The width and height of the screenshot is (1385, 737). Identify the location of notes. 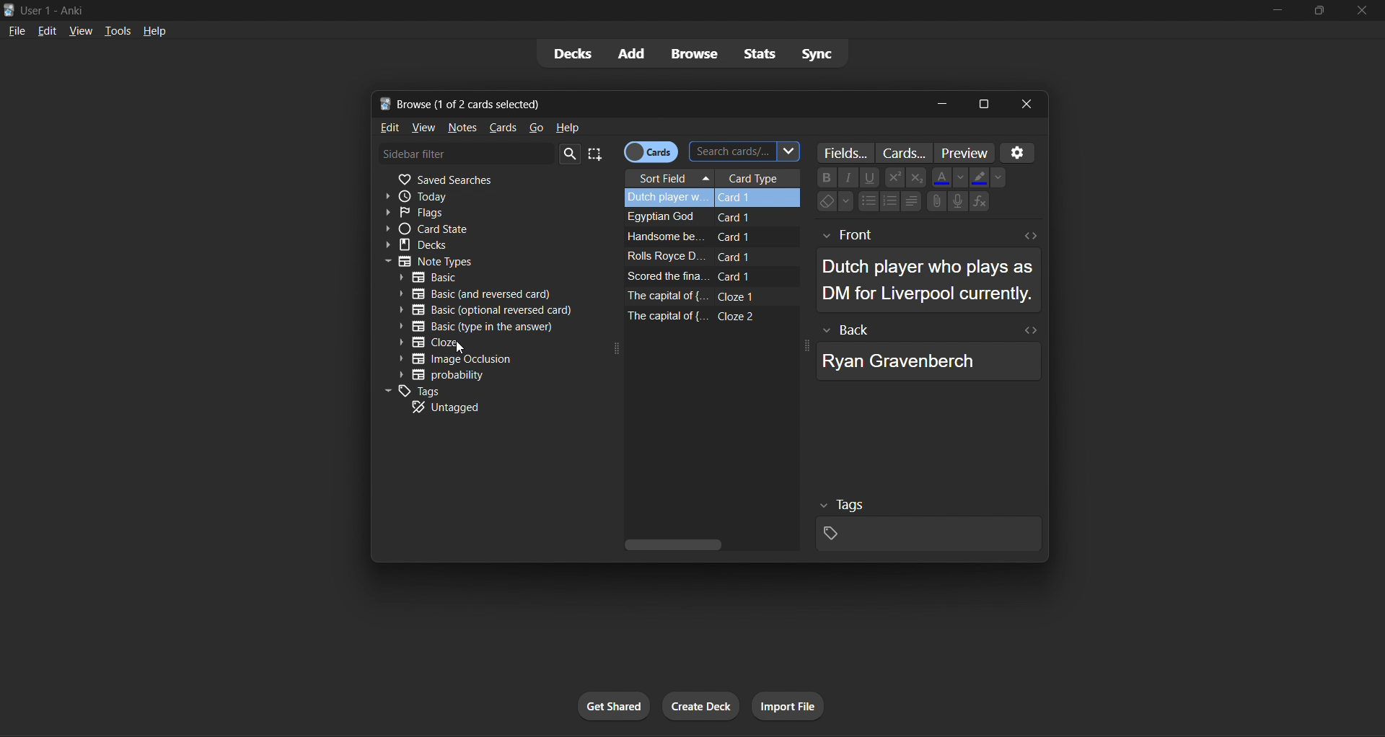
(460, 128).